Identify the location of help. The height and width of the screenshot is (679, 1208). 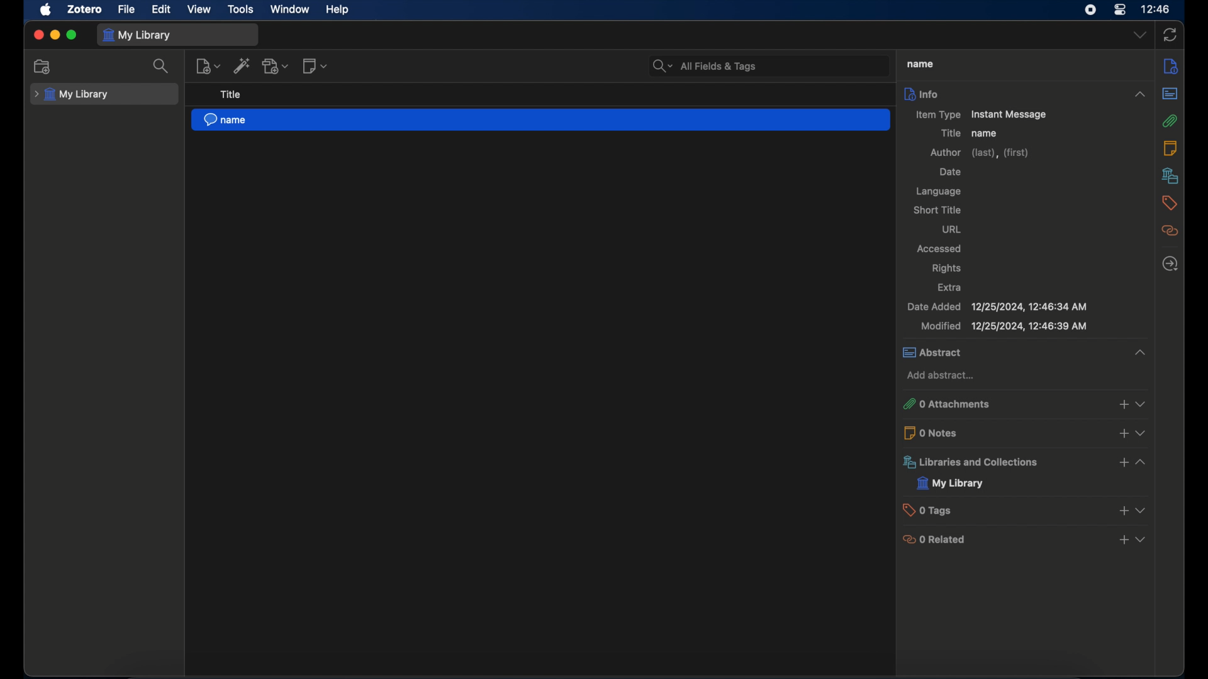
(338, 10).